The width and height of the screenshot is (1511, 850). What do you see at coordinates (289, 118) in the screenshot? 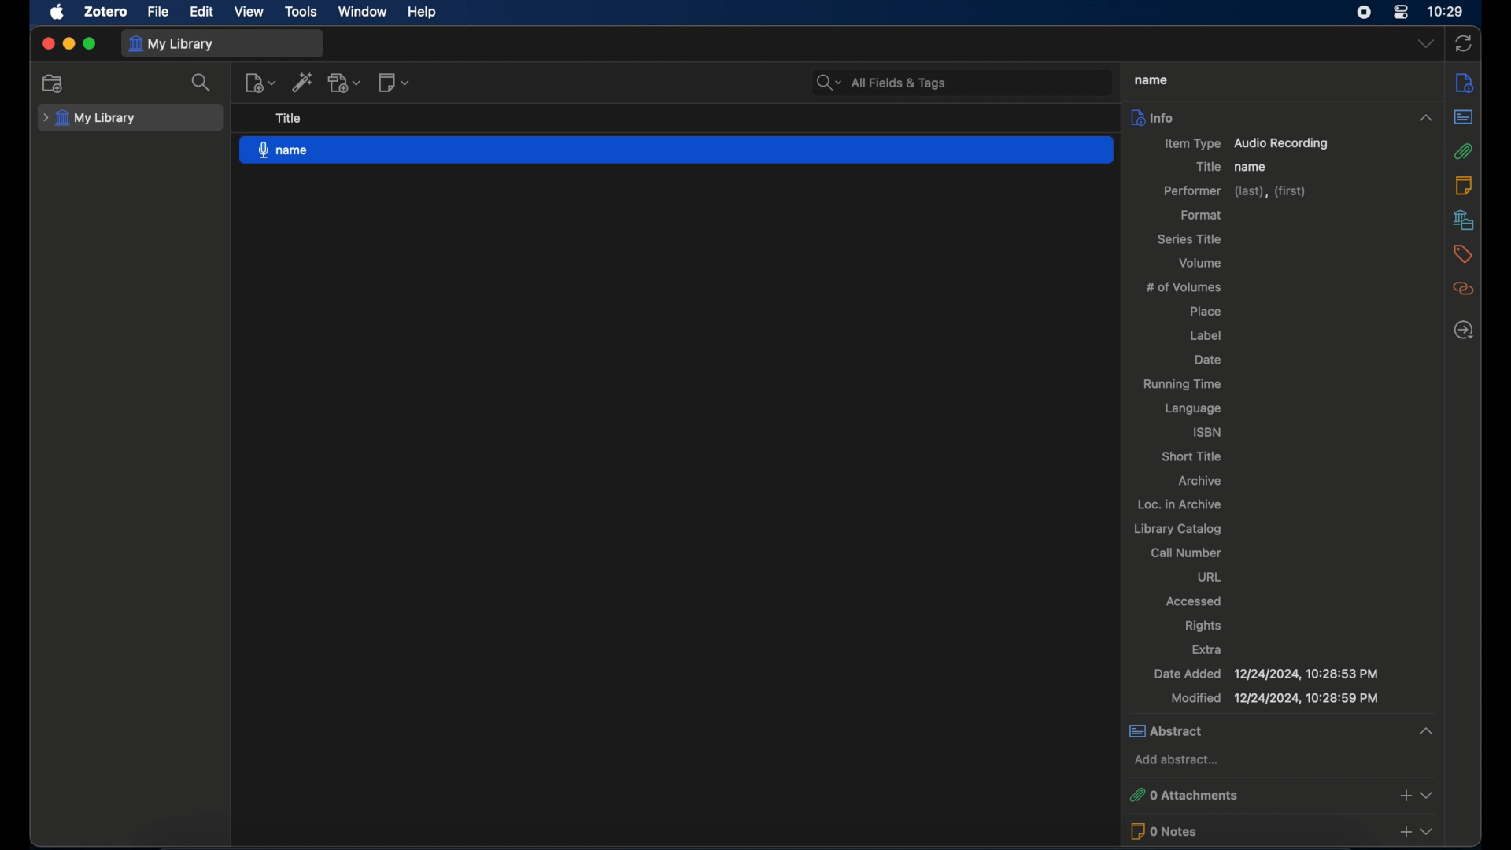
I see `tile` at bounding box center [289, 118].